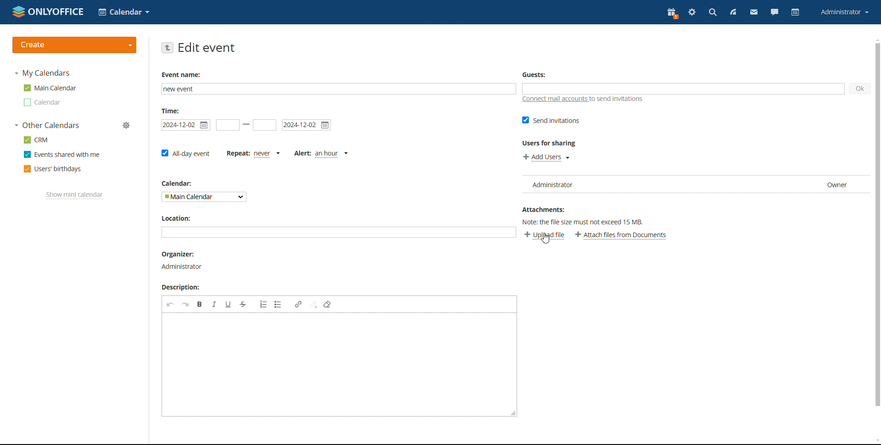  What do you see at coordinates (279, 304) in the screenshot?
I see `insert/remove bulleted list` at bounding box center [279, 304].